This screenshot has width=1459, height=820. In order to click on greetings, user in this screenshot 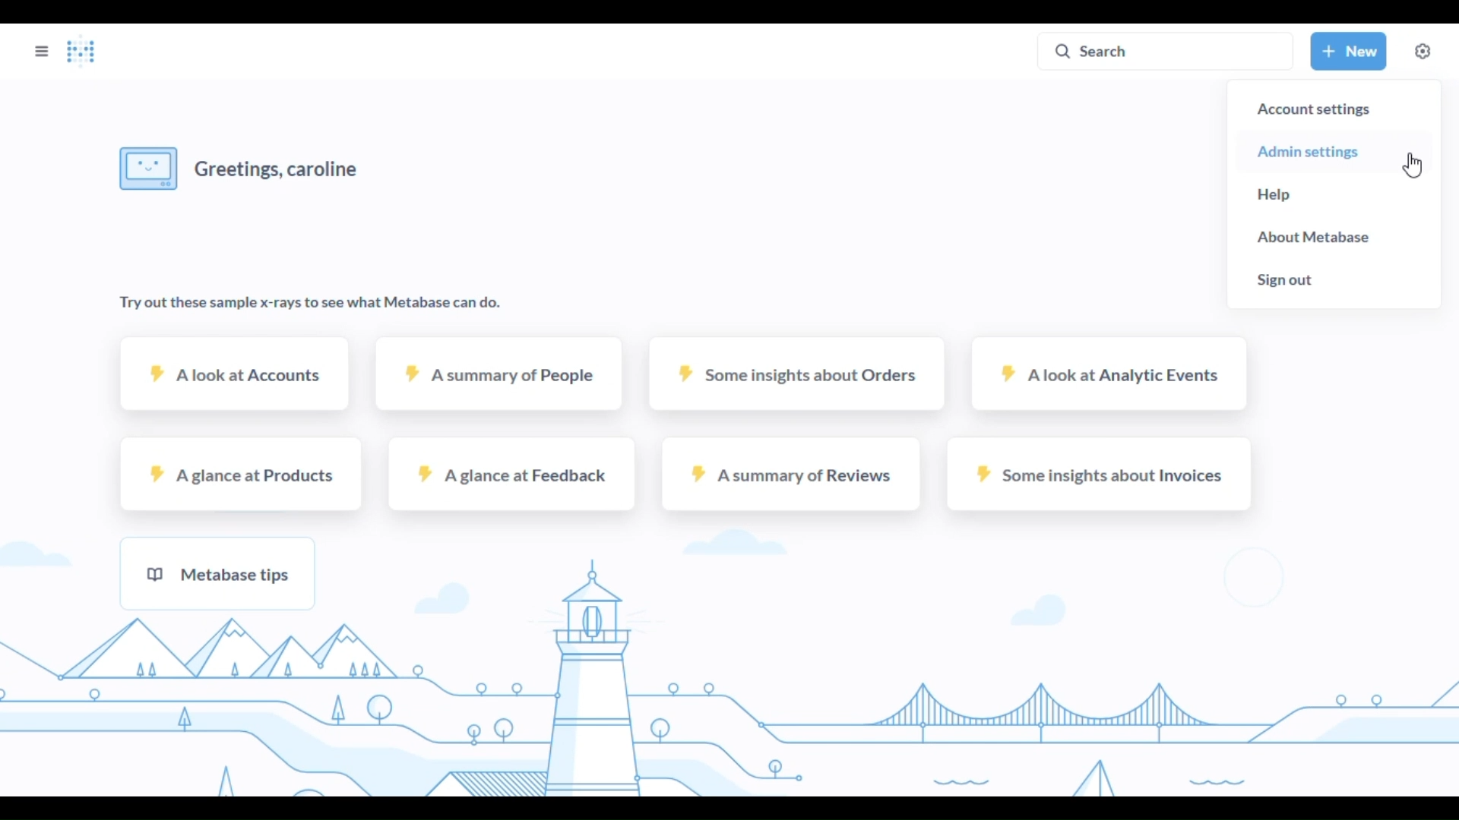, I will do `click(243, 168)`.